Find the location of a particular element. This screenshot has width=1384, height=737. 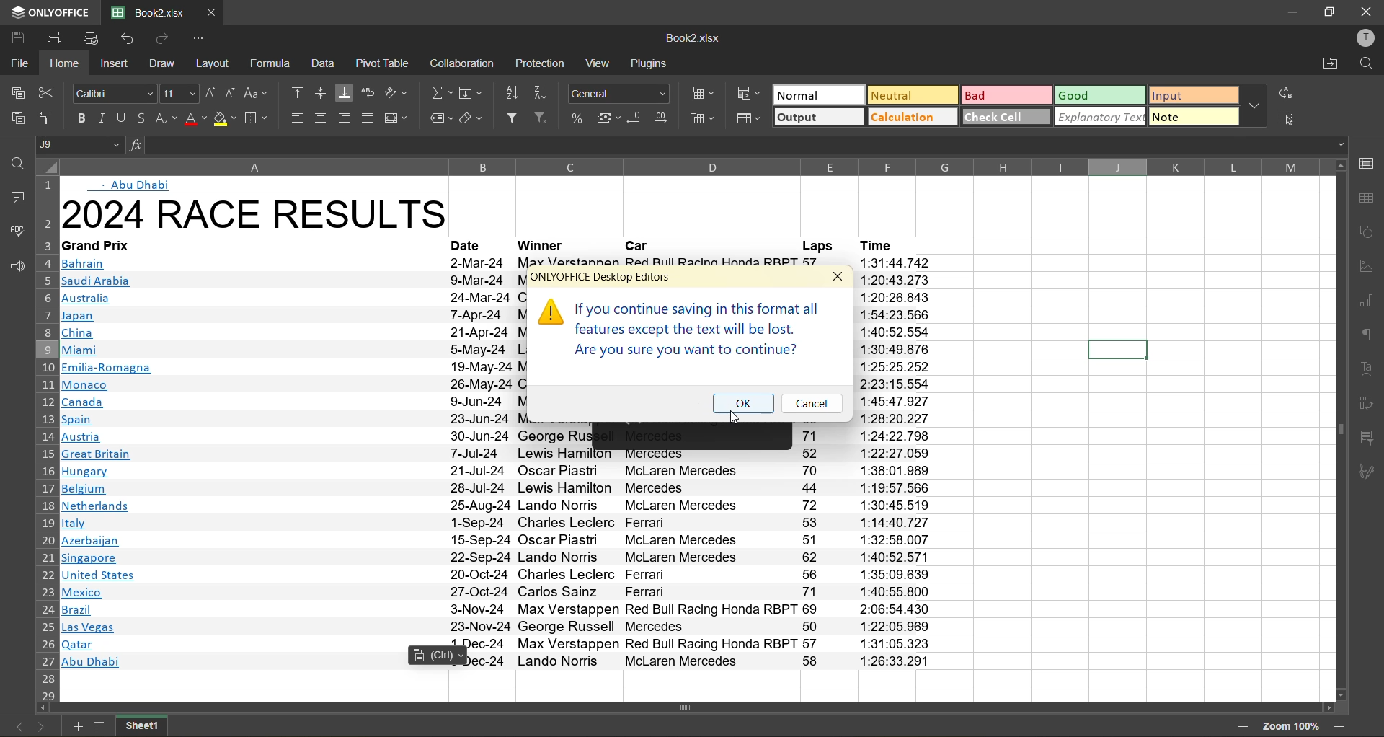

text info is located at coordinates (497, 506).